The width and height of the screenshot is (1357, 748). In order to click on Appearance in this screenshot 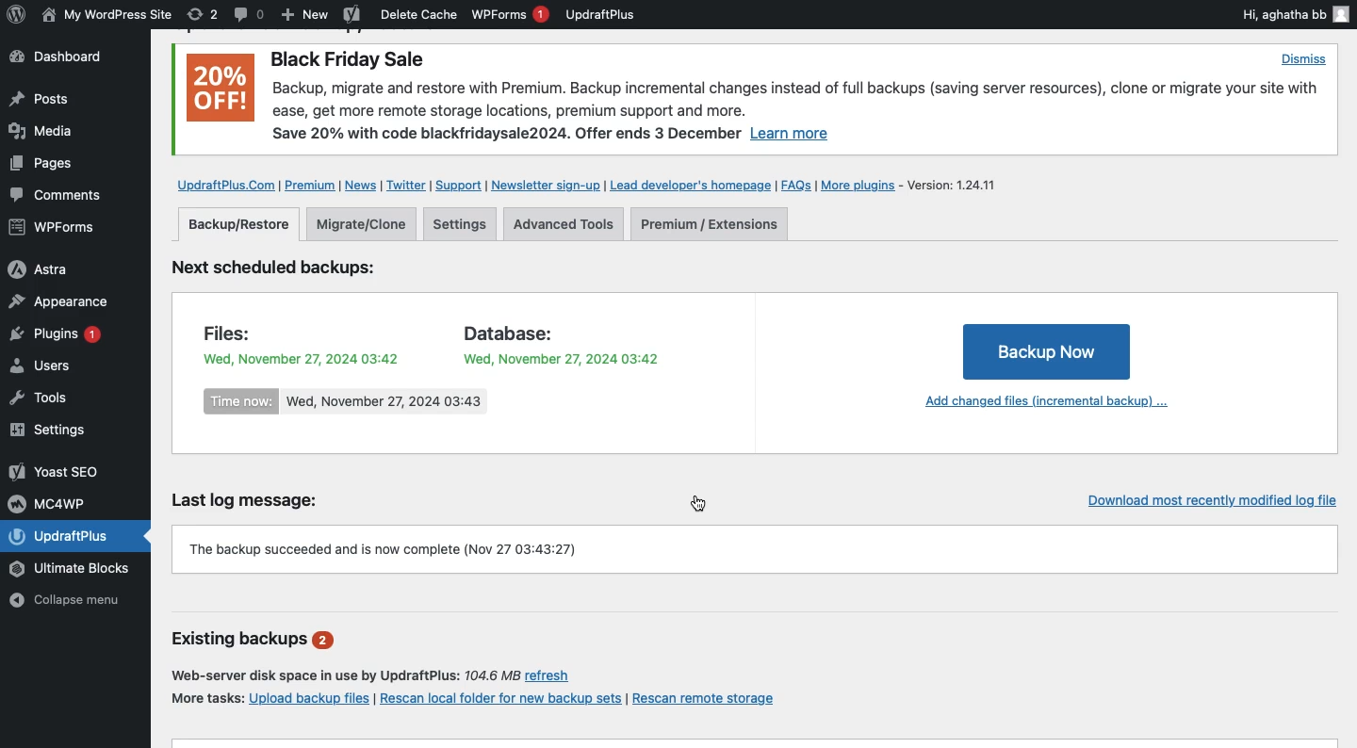, I will do `click(58, 301)`.